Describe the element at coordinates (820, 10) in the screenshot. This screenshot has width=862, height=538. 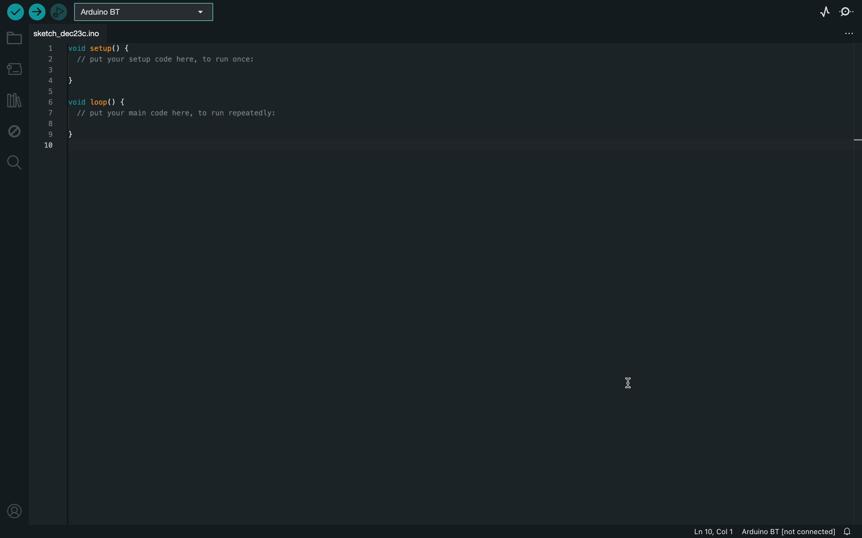
I see `serial plotter` at that location.